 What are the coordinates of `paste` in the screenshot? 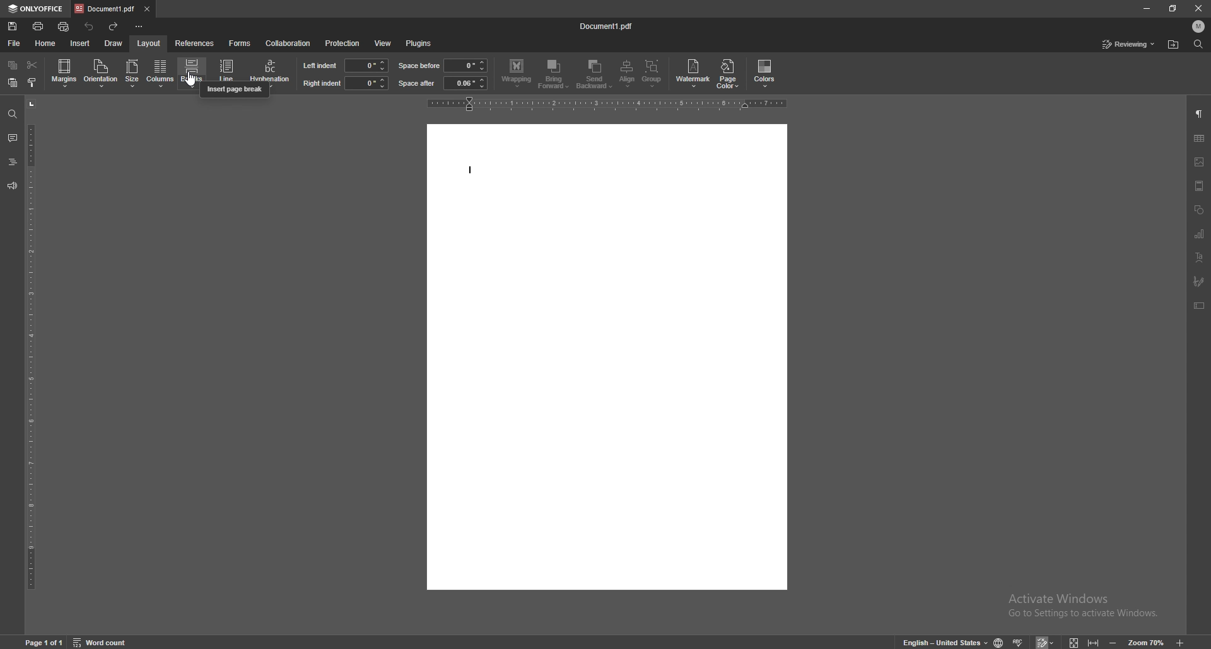 It's located at (14, 83).